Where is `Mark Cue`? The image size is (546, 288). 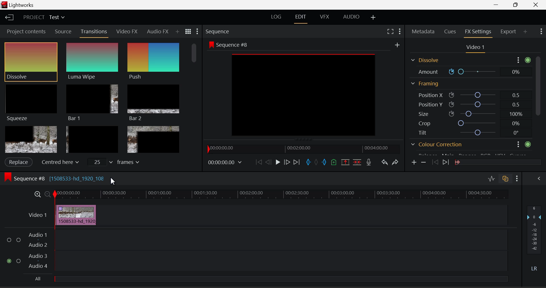
Mark Cue is located at coordinates (334, 163).